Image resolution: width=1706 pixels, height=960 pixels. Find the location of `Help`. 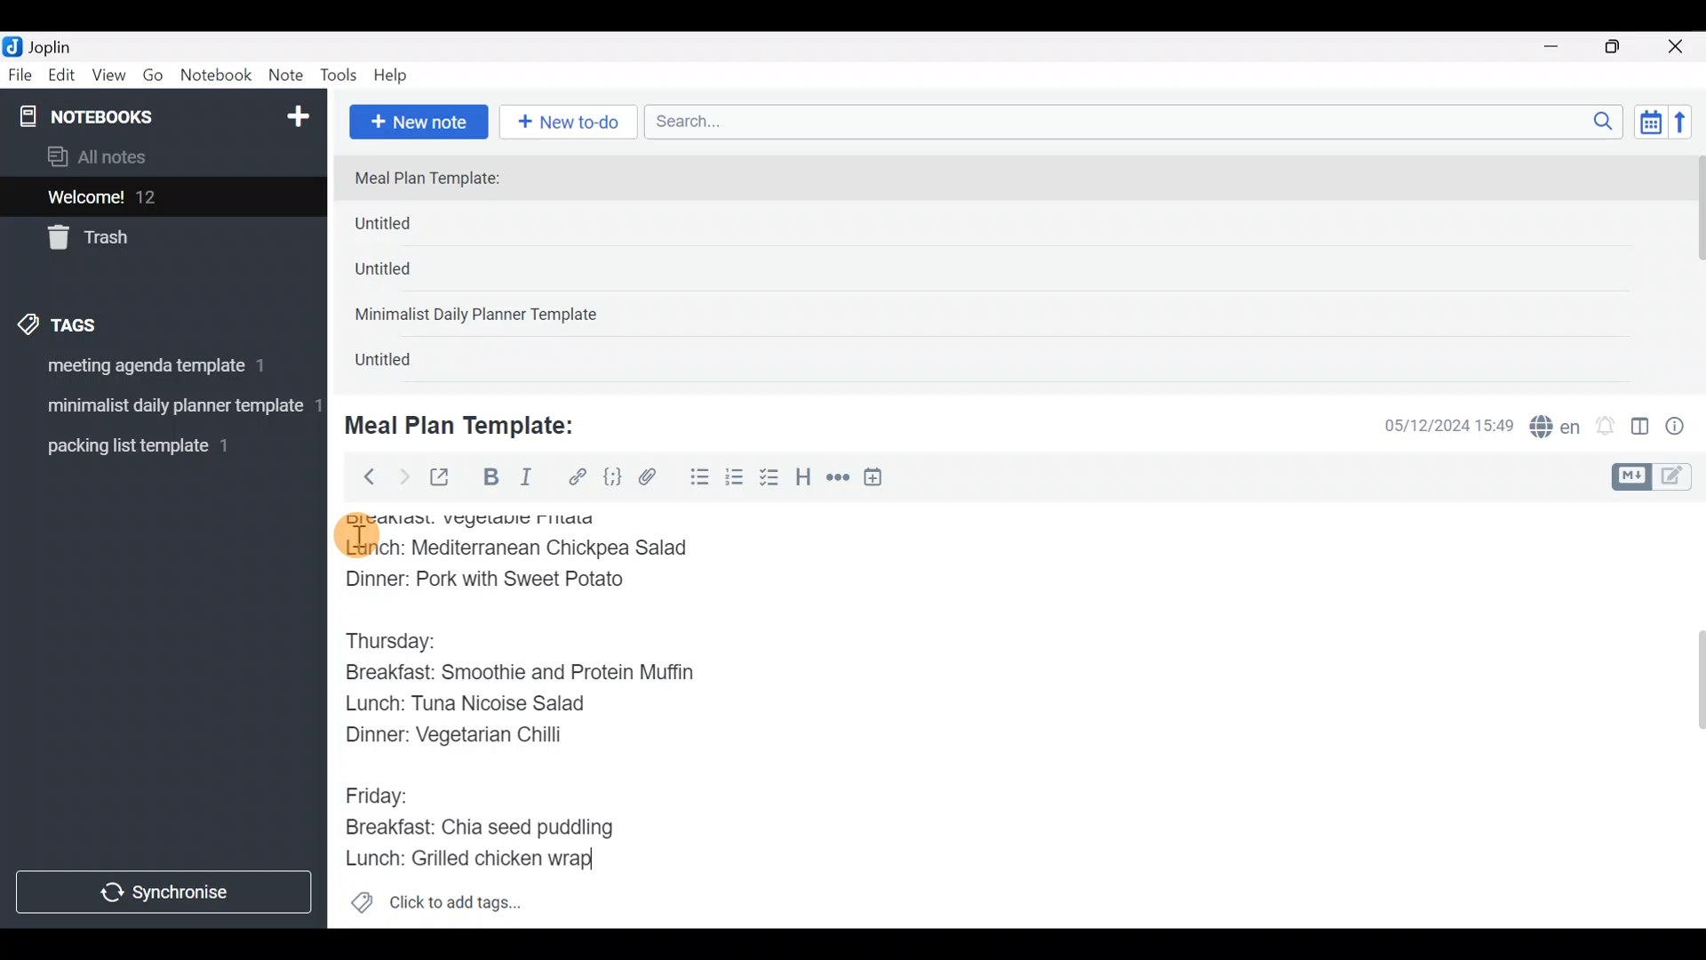

Help is located at coordinates (397, 72).